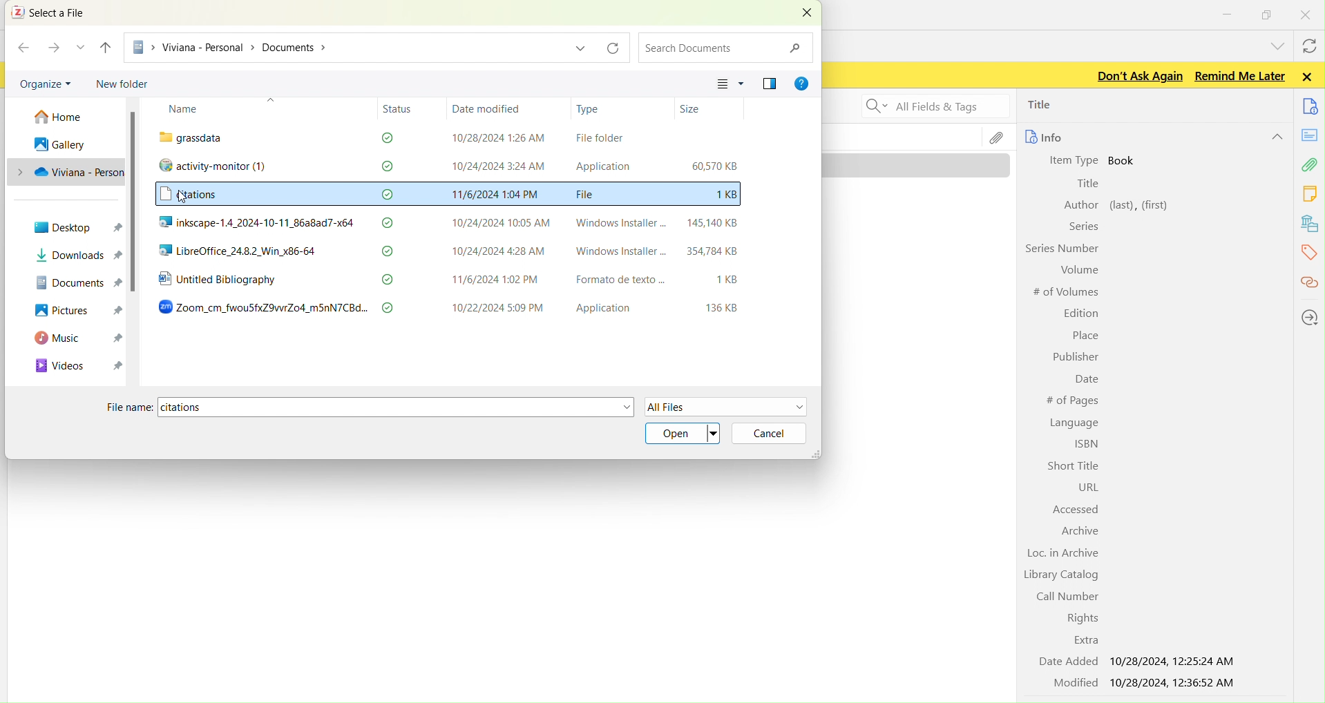  I want to click on DOCUMENTS, so click(66, 282).